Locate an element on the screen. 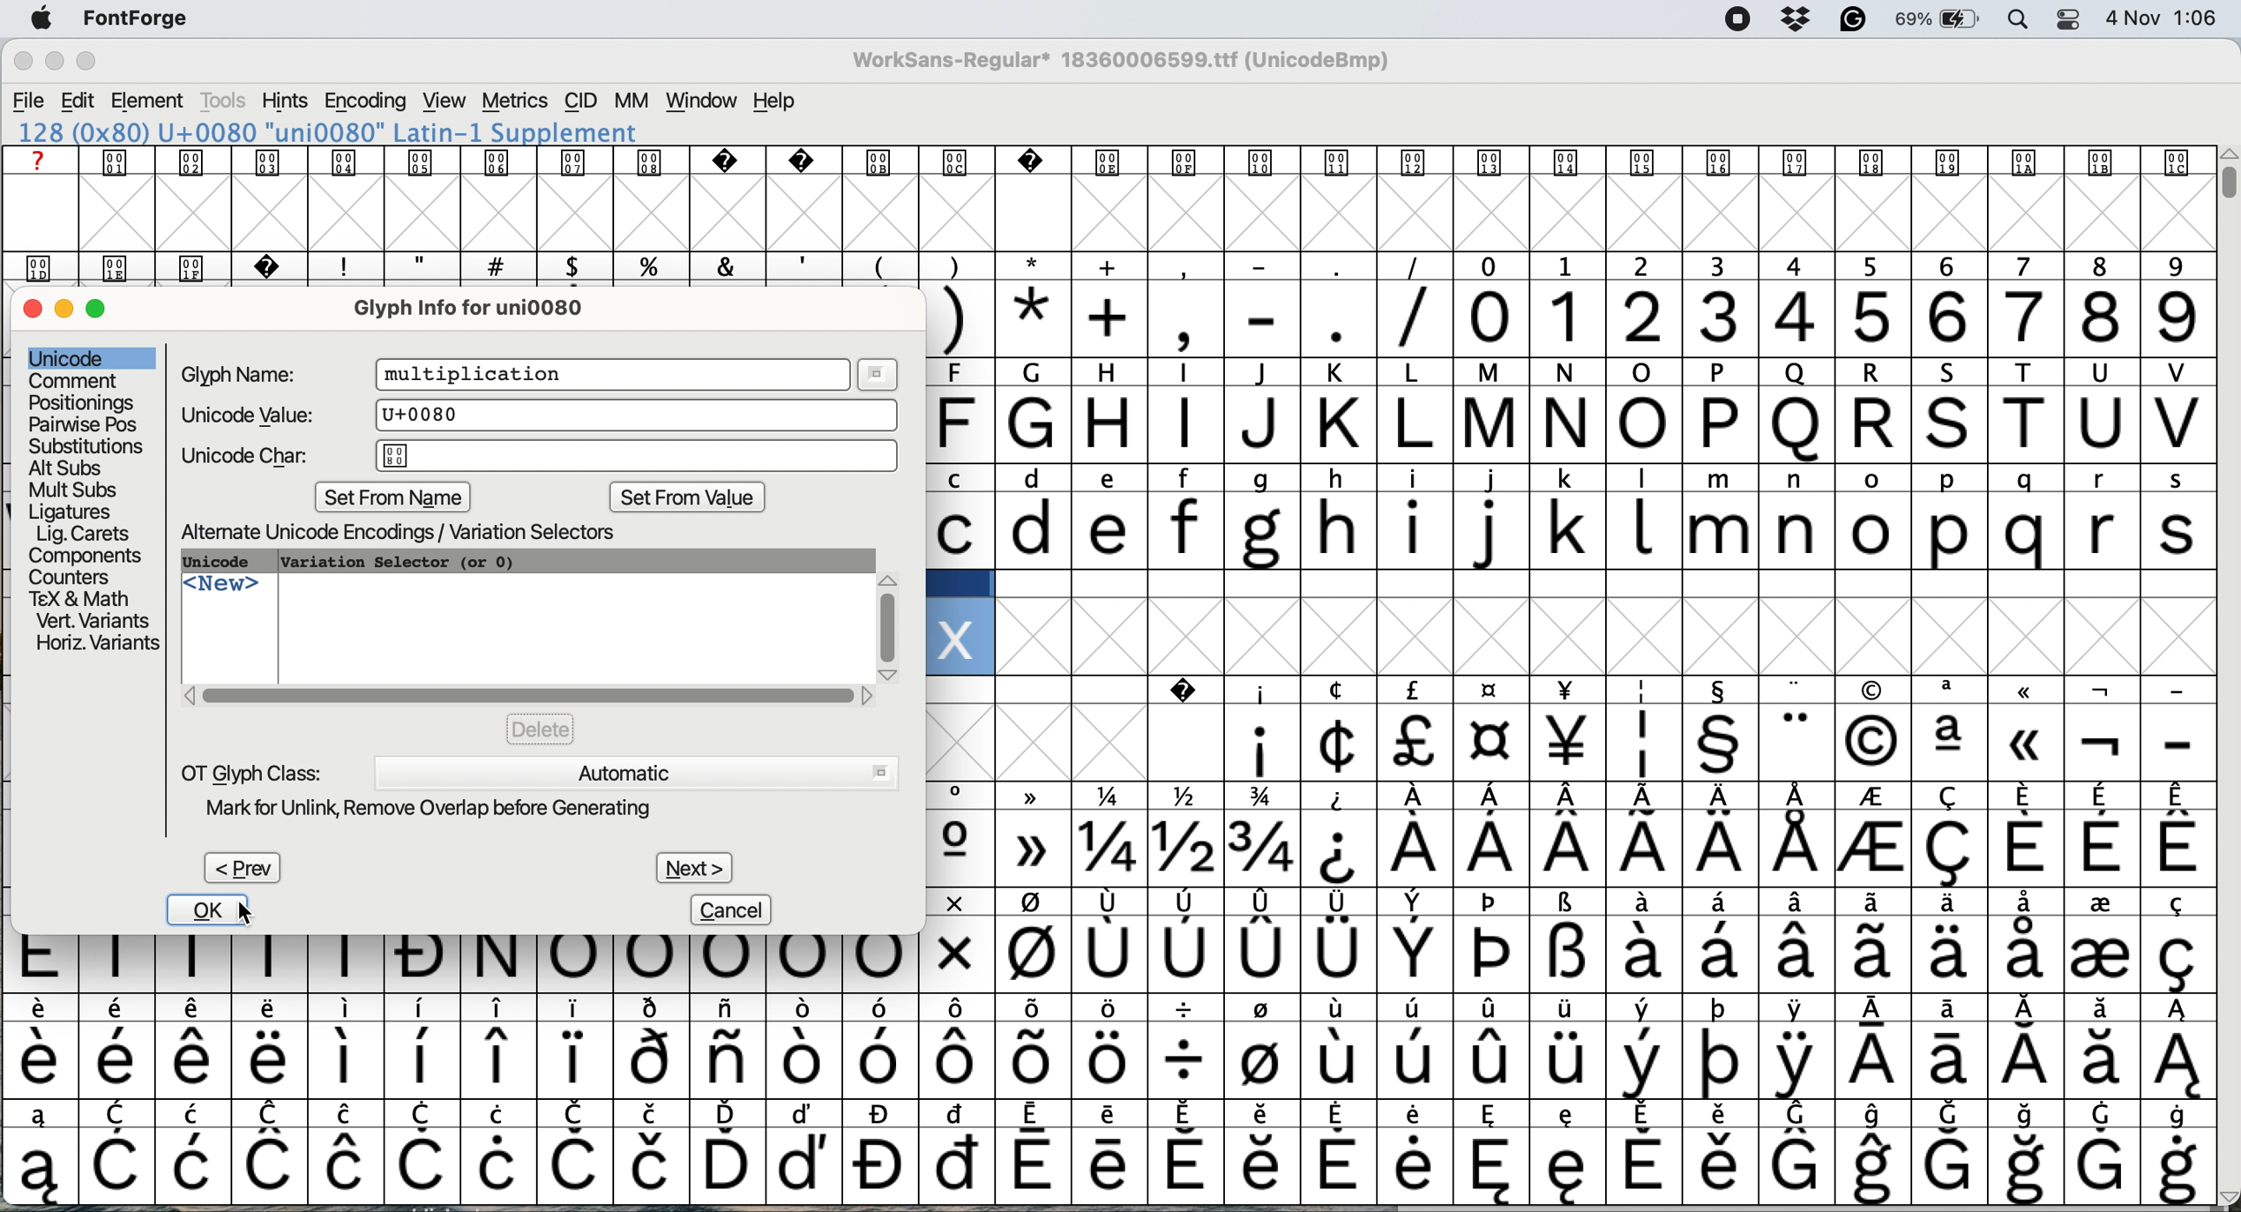 The height and width of the screenshot is (1212, 2241). positionings is located at coordinates (83, 403).